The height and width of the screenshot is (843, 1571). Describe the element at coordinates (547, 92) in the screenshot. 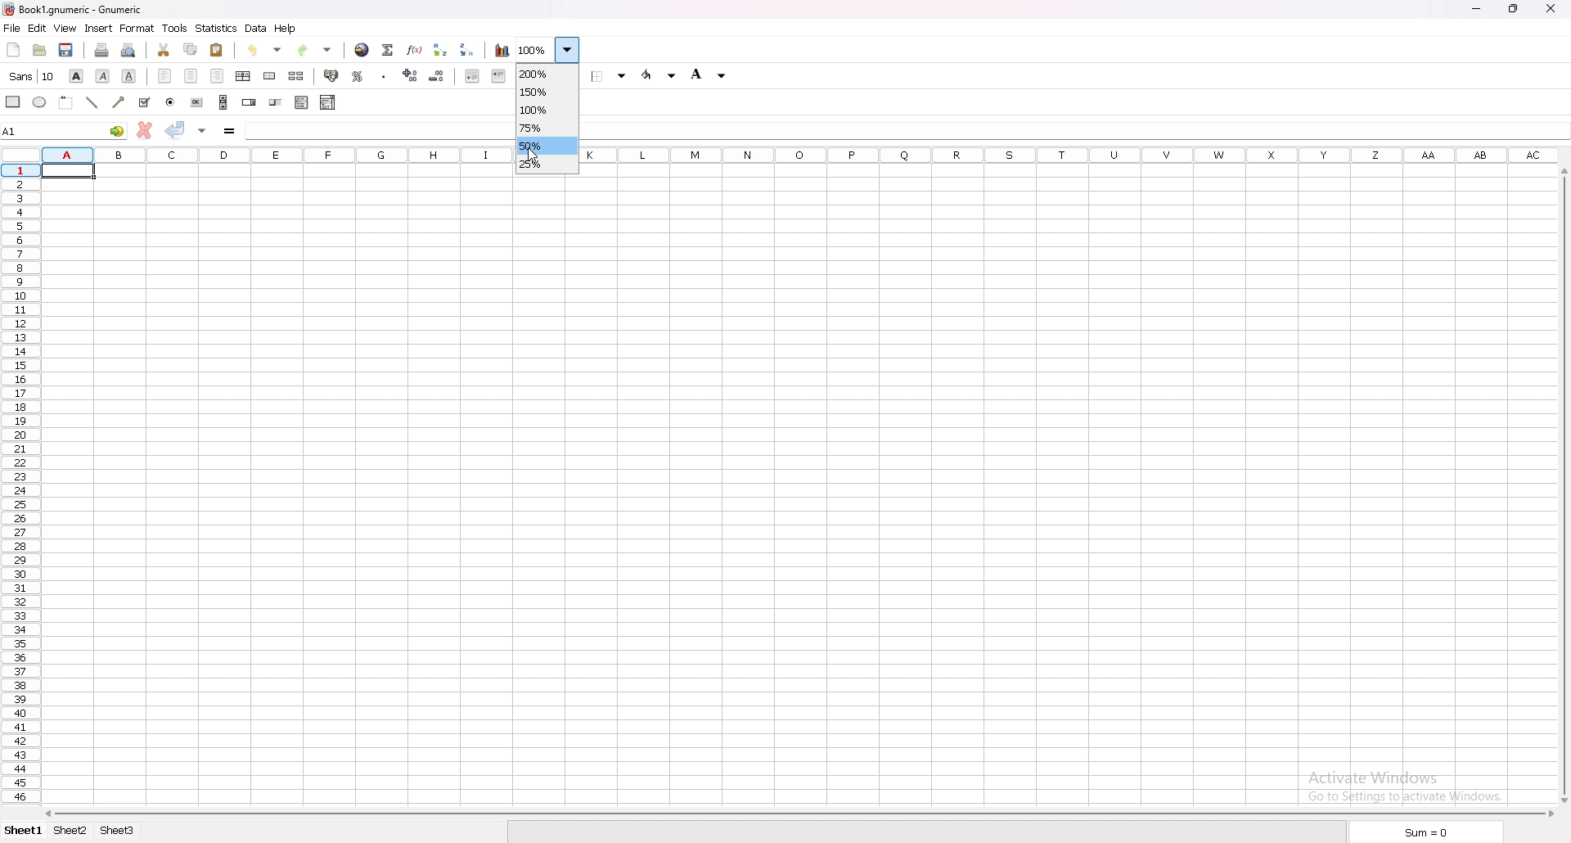

I see `150%` at that location.